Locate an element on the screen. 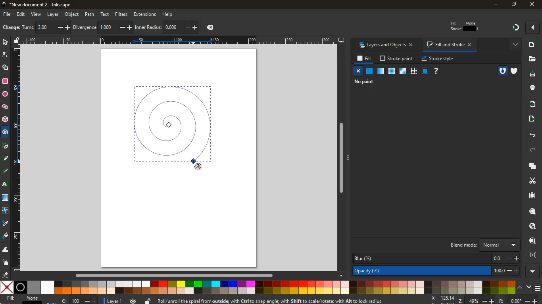  opacity is located at coordinates (435, 270).